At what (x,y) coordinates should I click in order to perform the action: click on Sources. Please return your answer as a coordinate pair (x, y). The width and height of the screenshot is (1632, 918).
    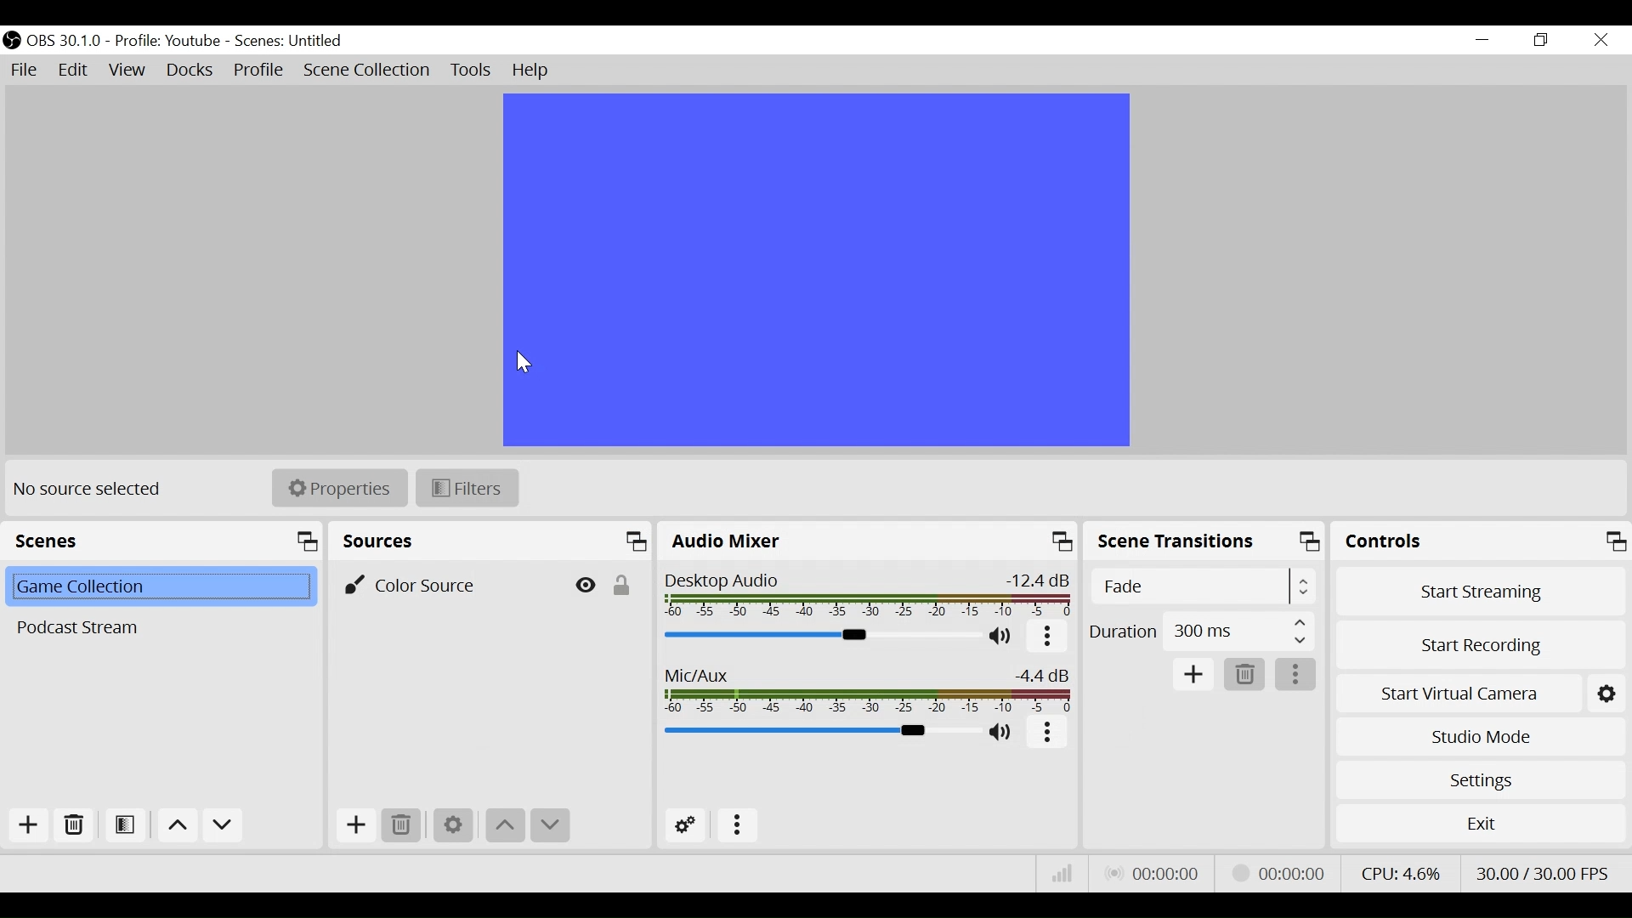
    Looking at the image, I should click on (492, 541).